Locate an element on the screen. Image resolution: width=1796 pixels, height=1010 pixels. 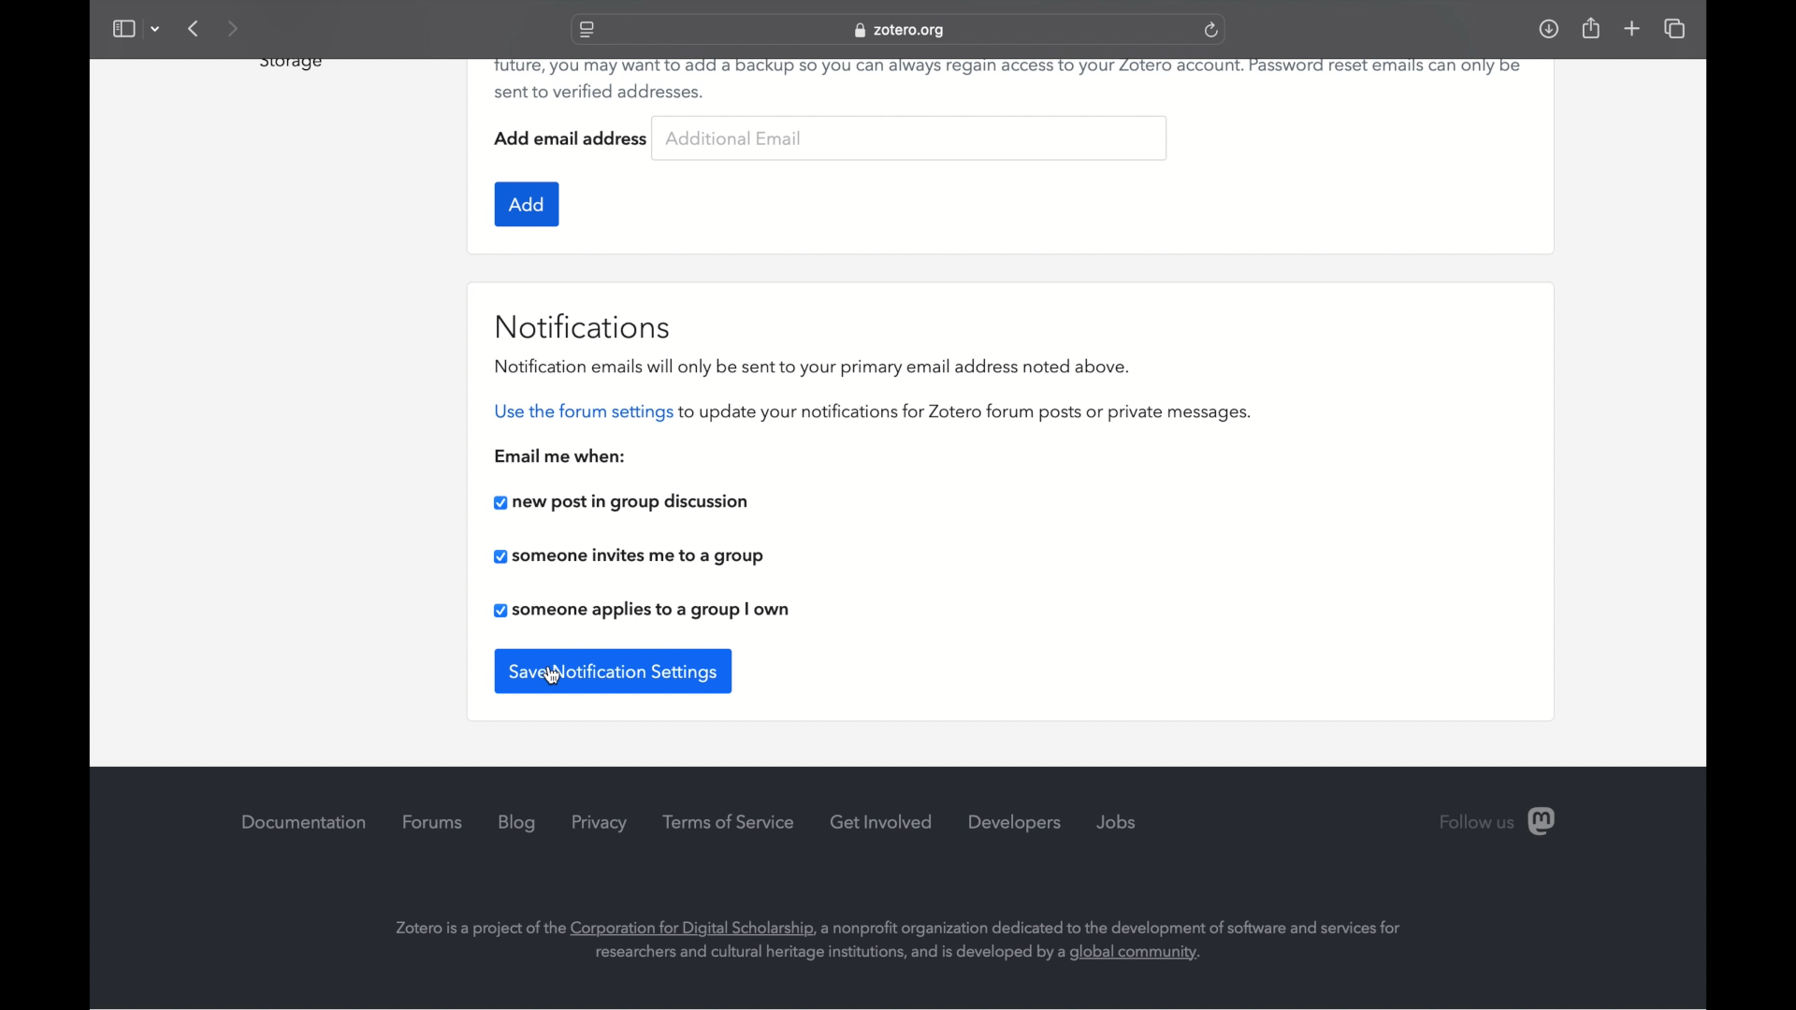
add email address is located at coordinates (572, 138).